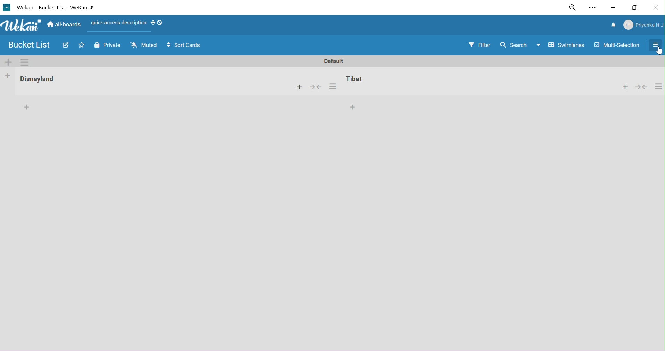 This screenshot has width=665, height=351. What do you see at coordinates (573, 8) in the screenshot?
I see `zoom` at bounding box center [573, 8].